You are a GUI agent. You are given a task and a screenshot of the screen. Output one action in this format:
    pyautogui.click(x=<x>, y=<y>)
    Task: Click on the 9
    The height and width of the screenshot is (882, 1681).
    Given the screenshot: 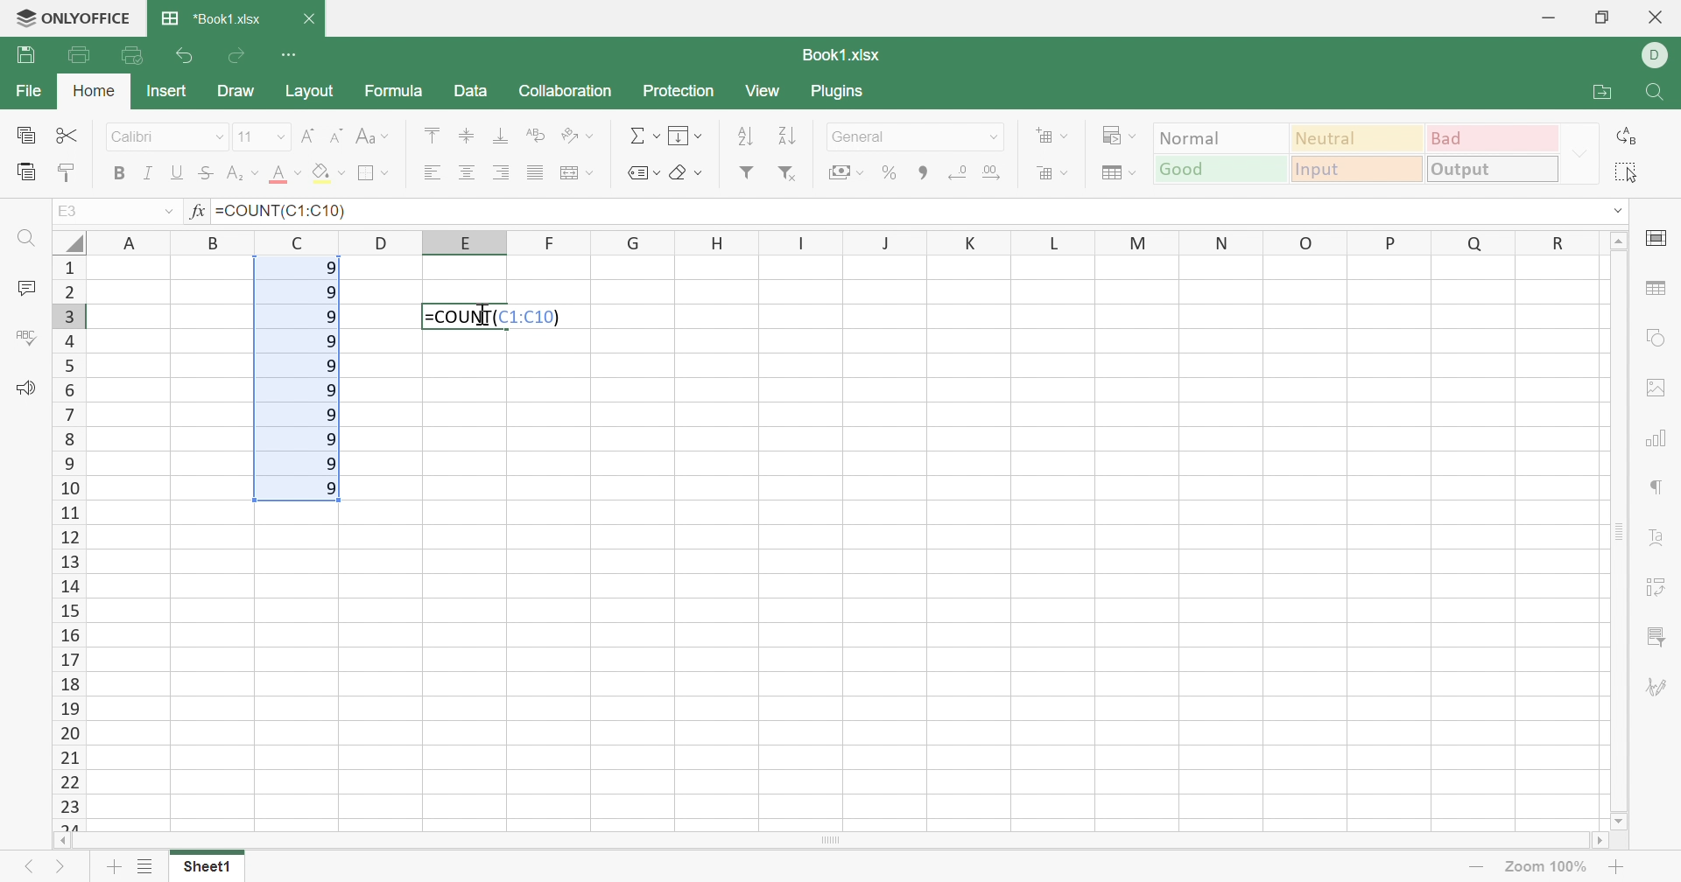 What is the action you would take?
    pyautogui.click(x=329, y=416)
    